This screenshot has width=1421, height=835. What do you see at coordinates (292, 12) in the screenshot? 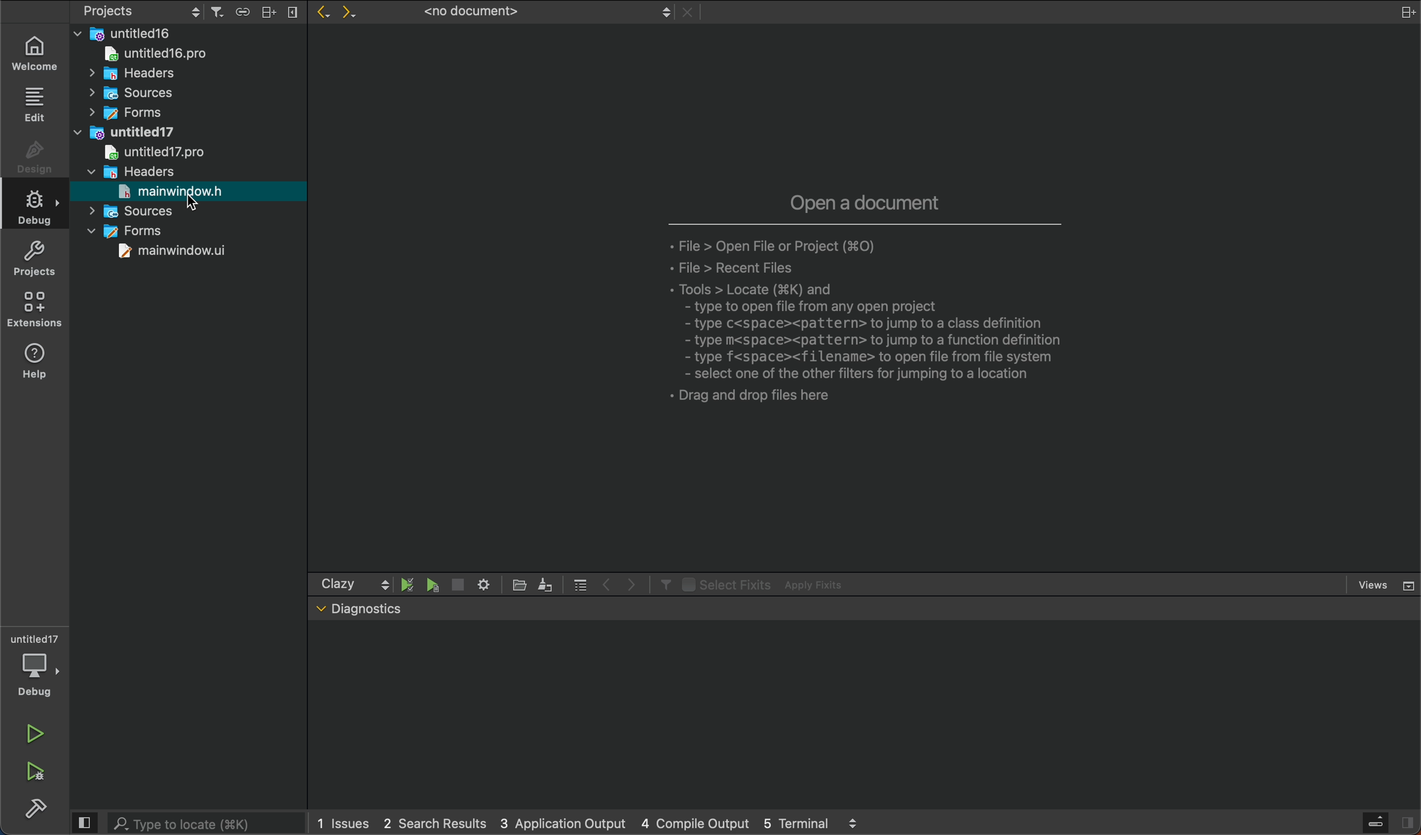
I see `Menu` at bounding box center [292, 12].